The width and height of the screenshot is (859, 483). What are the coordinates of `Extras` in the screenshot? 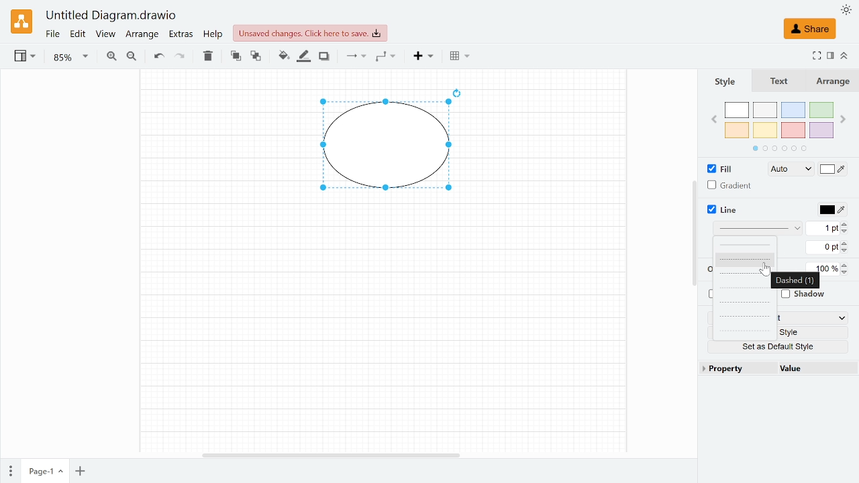 It's located at (181, 35).